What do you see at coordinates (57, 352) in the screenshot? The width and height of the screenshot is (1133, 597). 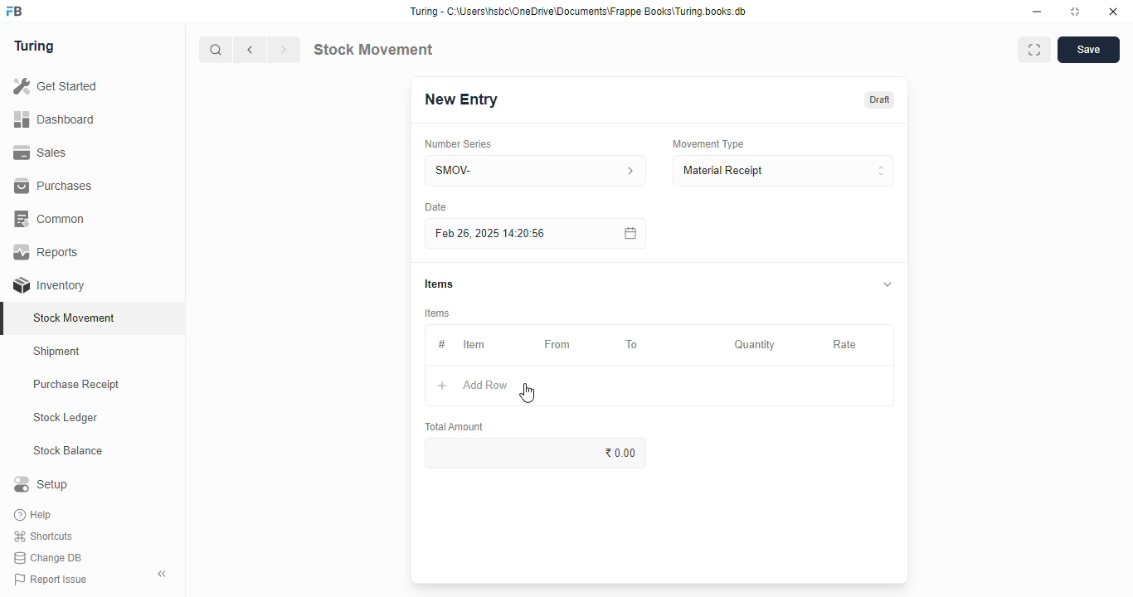 I see `shipment` at bounding box center [57, 352].